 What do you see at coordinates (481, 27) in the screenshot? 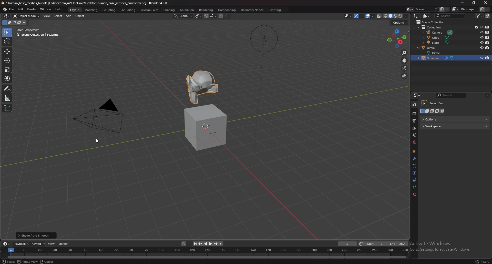
I see `hide in viewport` at bounding box center [481, 27].